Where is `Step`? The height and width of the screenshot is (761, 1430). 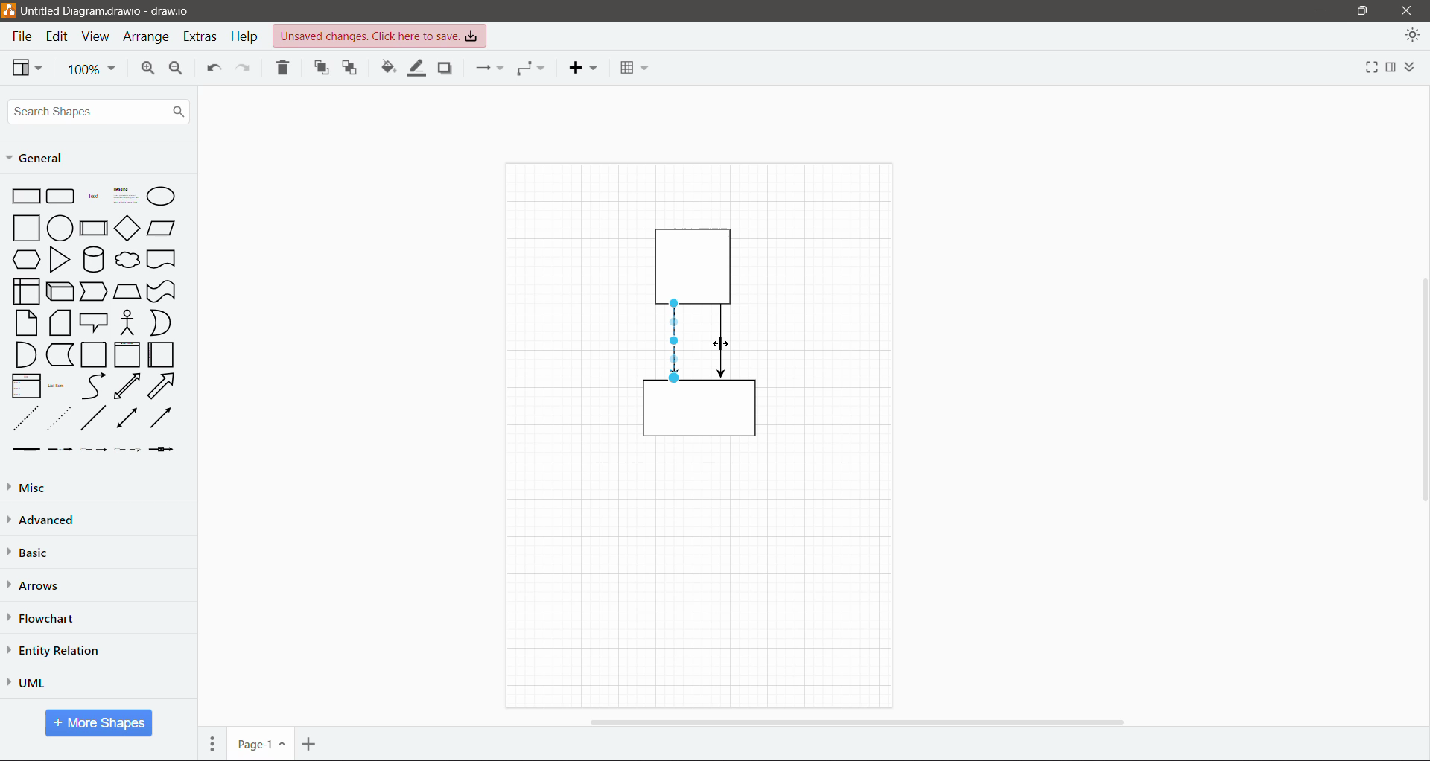
Step is located at coordinates (94, 290).